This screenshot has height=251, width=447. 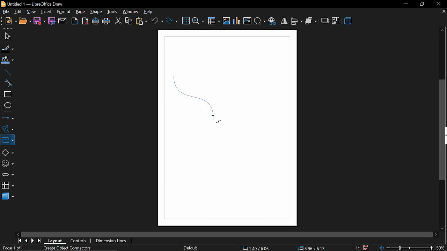 What do you see at coordinates (46, 11) in the screenshot?
I see `Insert` at bounding box center [46, 11].